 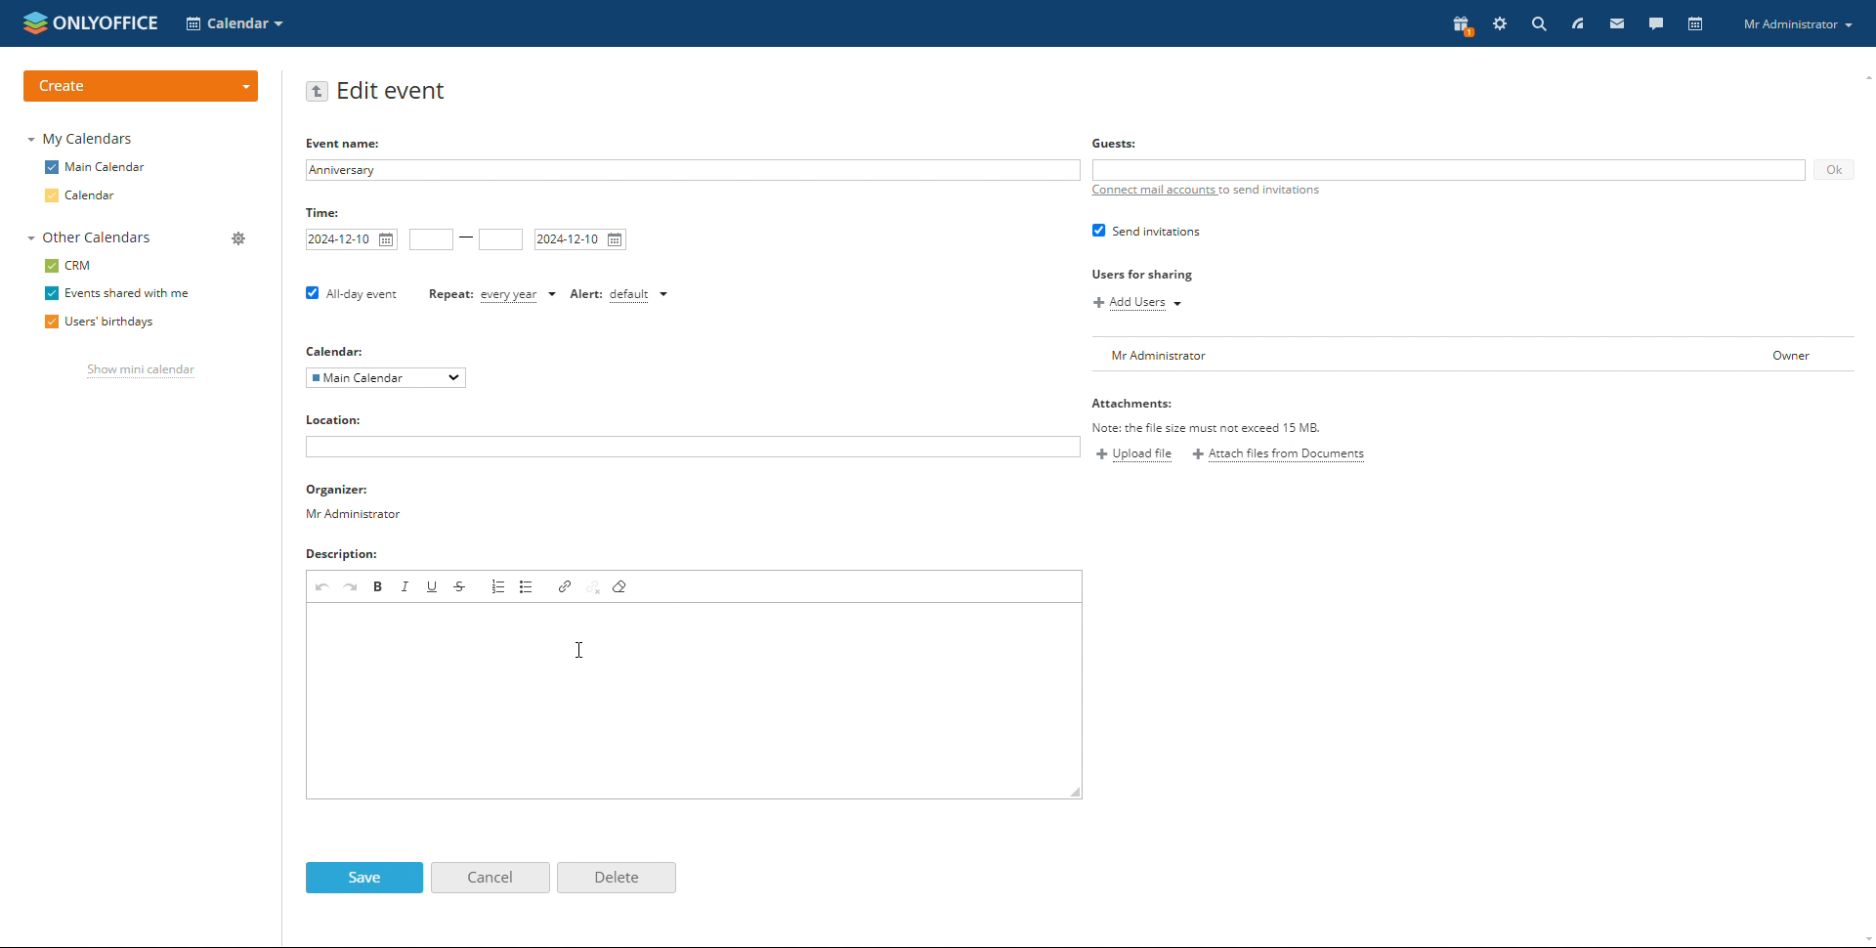 I want to click on present, so click(x=1459, y=26).